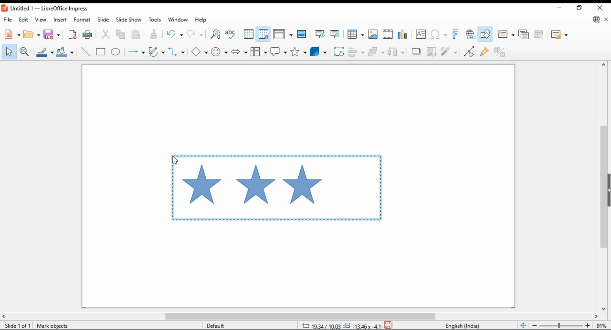  What do you see at coordinates (397, 51) in the screenshot?
I see `select at least three objects to distribute` at bounding box center [397, 51].